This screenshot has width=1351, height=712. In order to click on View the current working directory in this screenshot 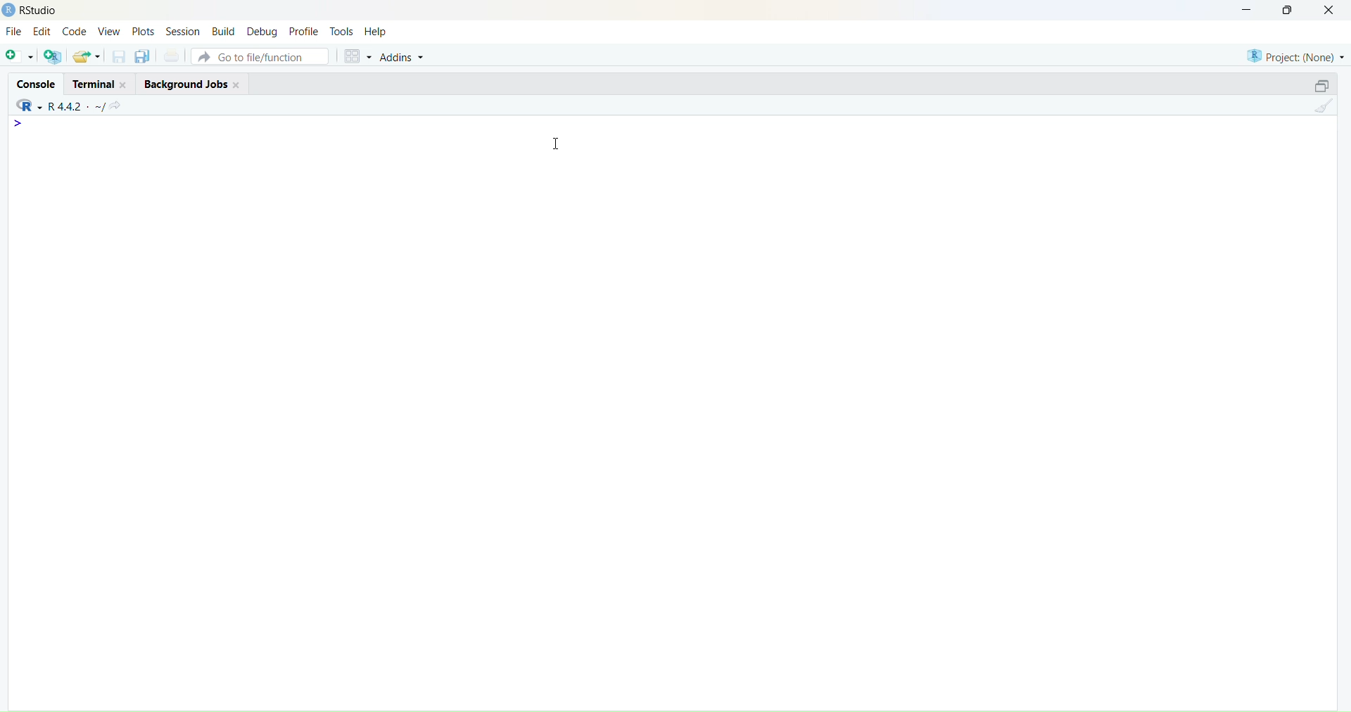, I will do `click(120, 105)`.